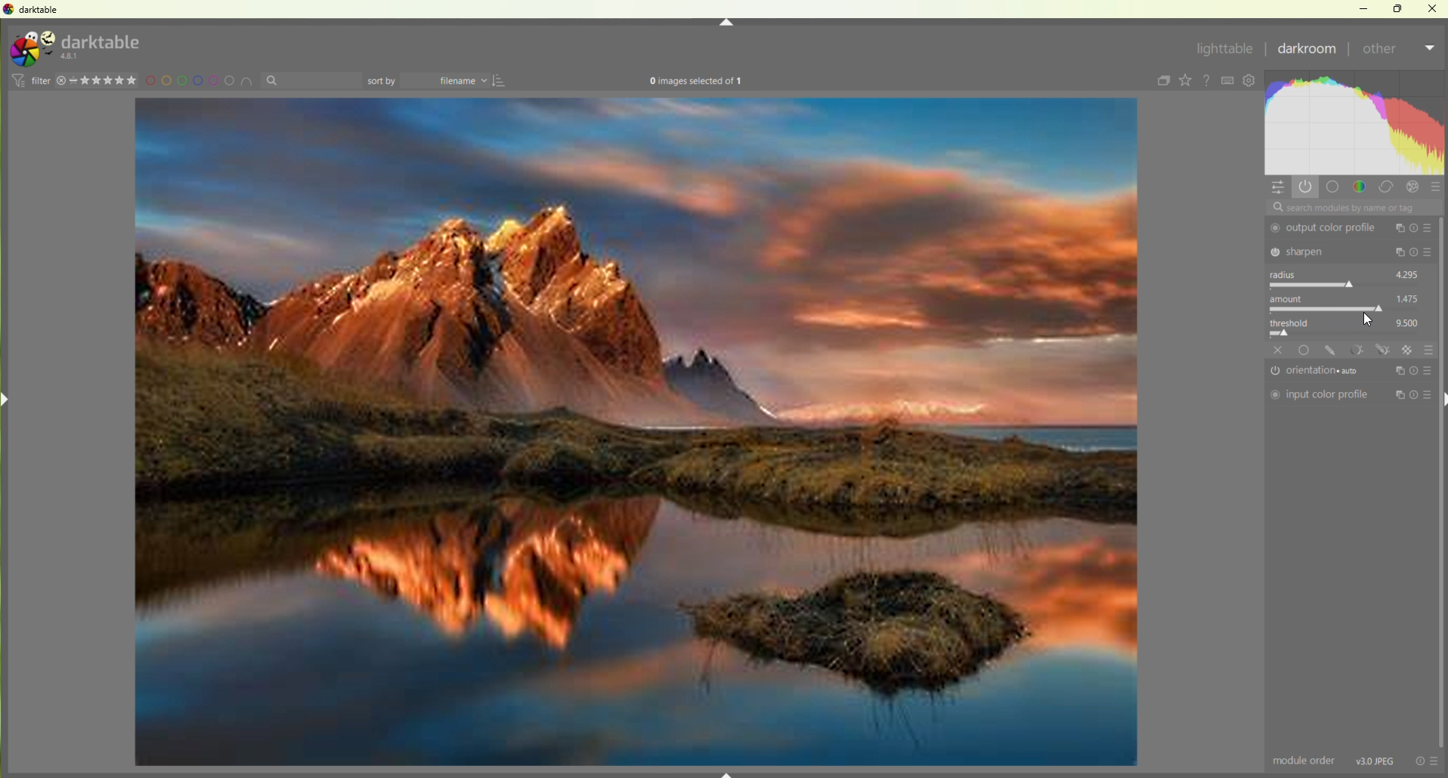 Image resolution: width=1448 pixels, height=778 pixels. What do you see at coordinates (1320, 395) in the screenshot?
I see `Input color profile` at bounding box center [1320, 395].